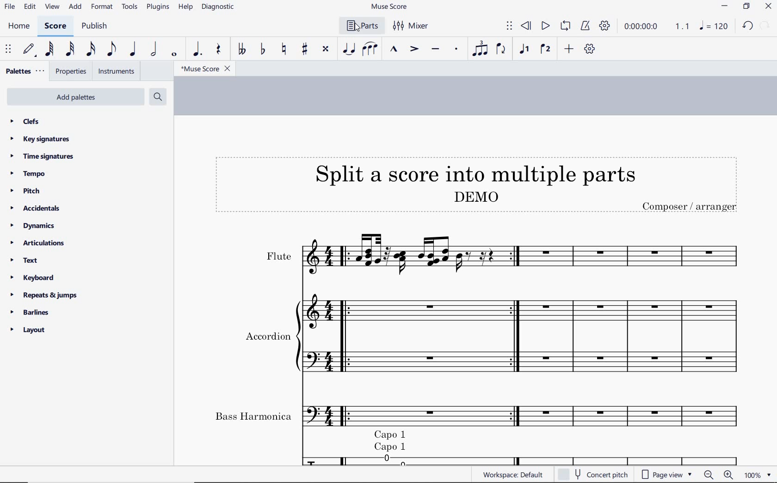 This screenshot has height=483, width=777. I want to click on select to move, so click(7, 49).